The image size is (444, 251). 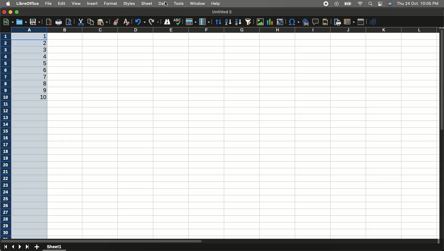 I want to click on Format, so click(x=111, y=3).